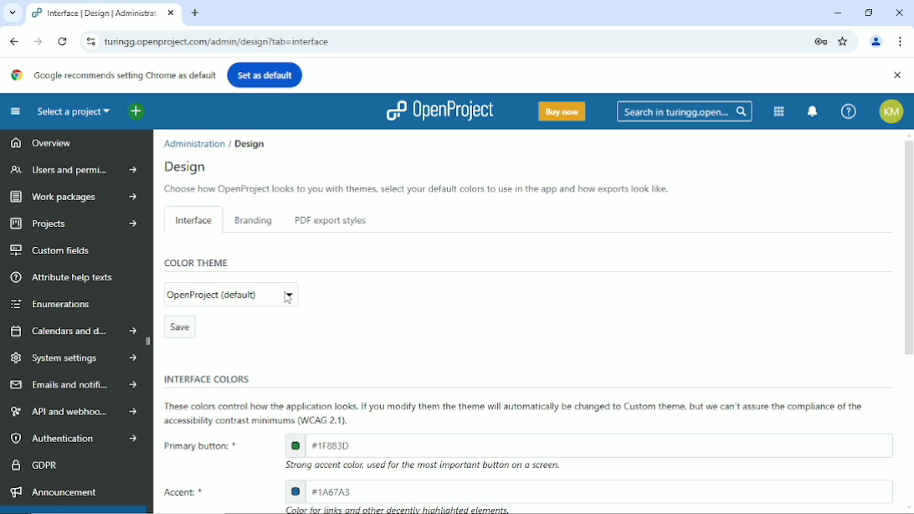 Image resolution: width=914 pixels, height=514 pixels. I want to click on Branding, so click(254, 220).